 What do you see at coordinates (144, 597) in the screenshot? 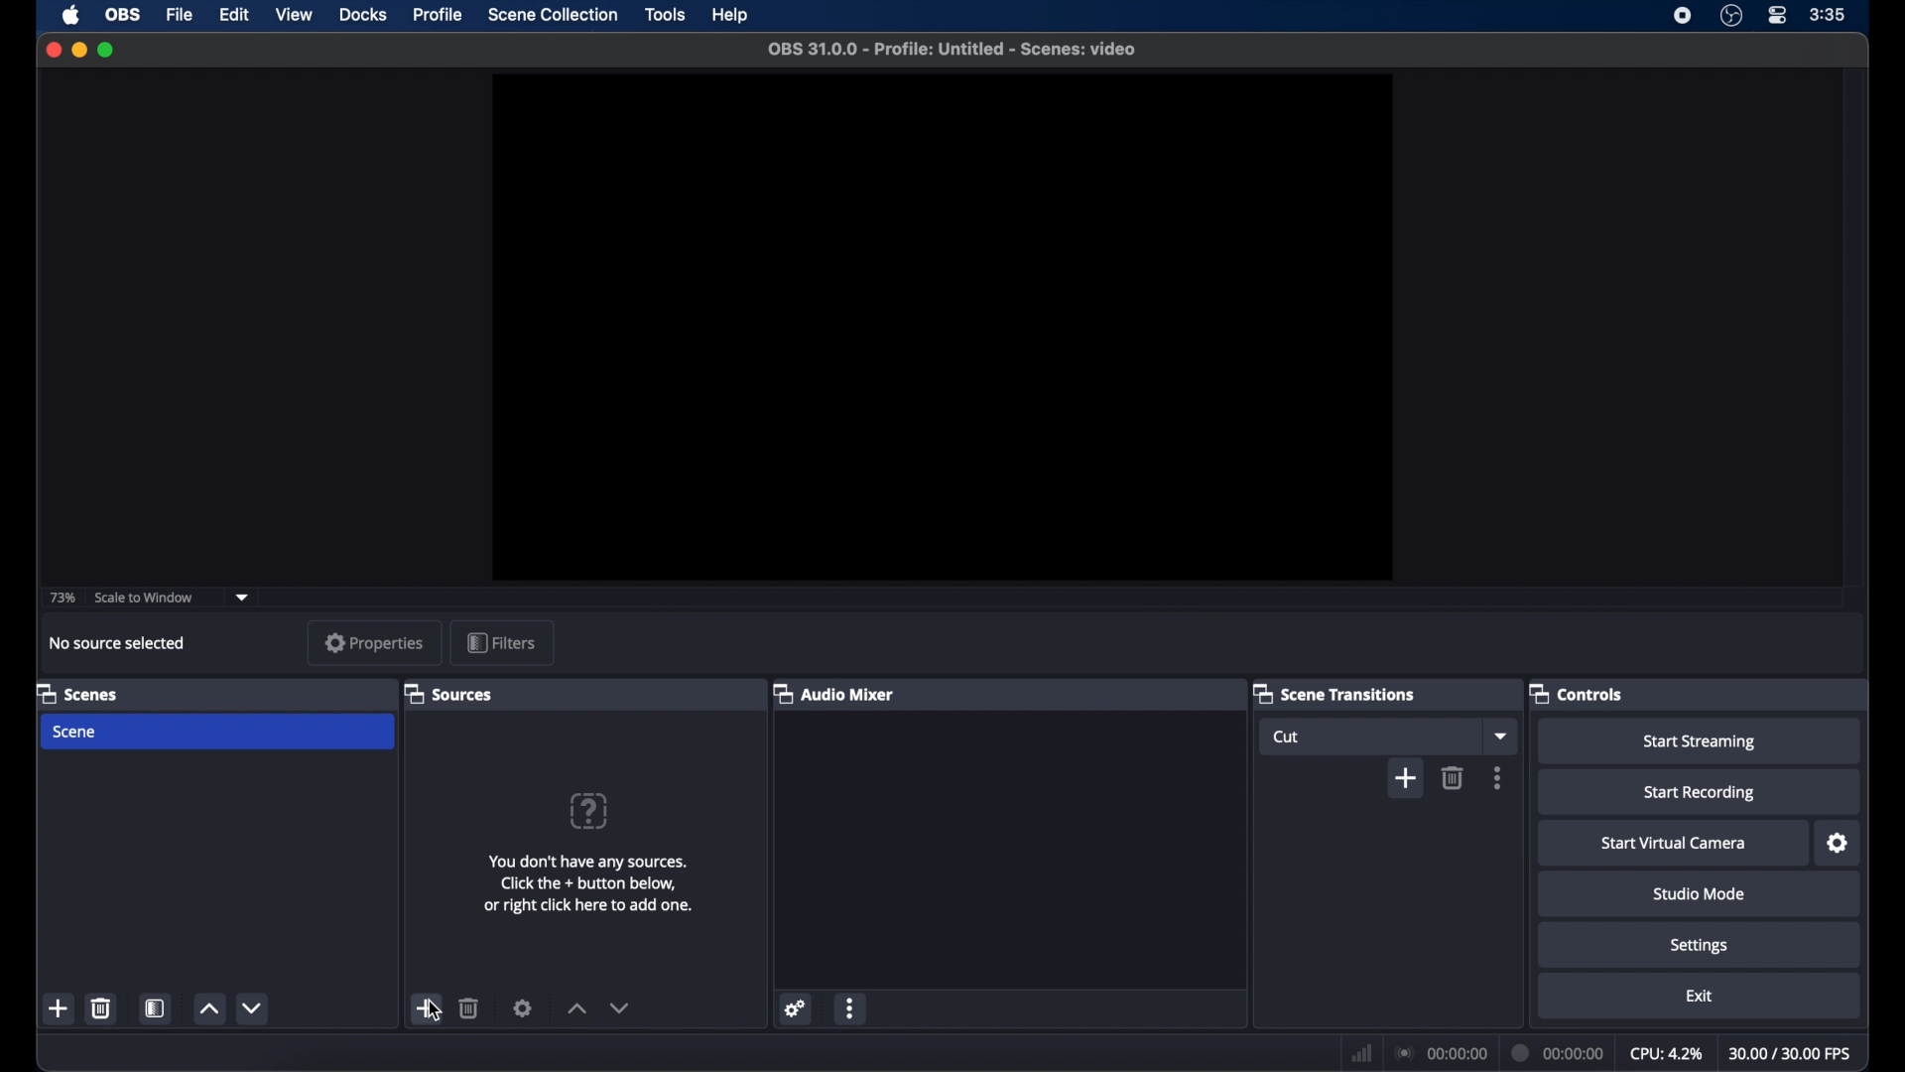
I see `scale to window` at bounding box center [144, 597].